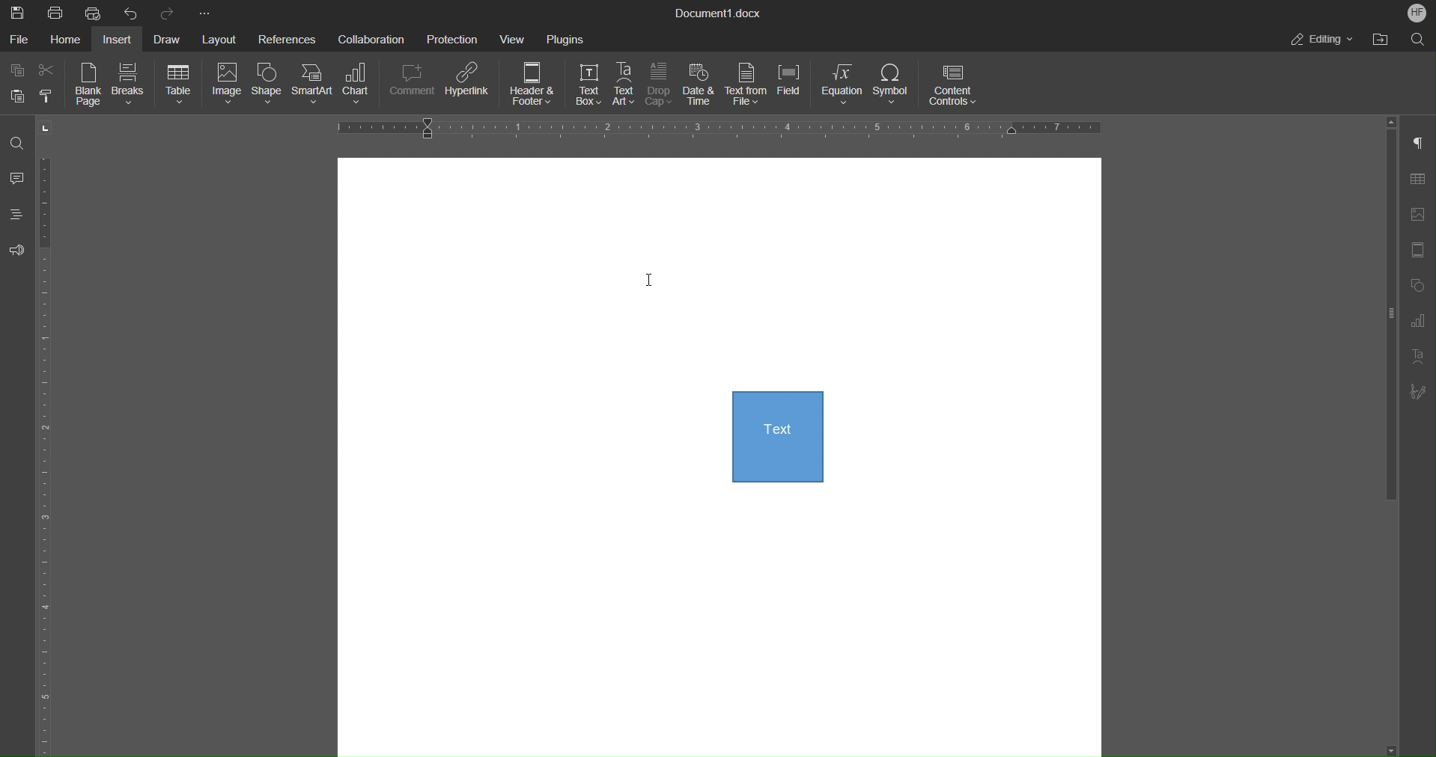 The image size is (1436, 757). I want to click on Cut, so click(52, 70).